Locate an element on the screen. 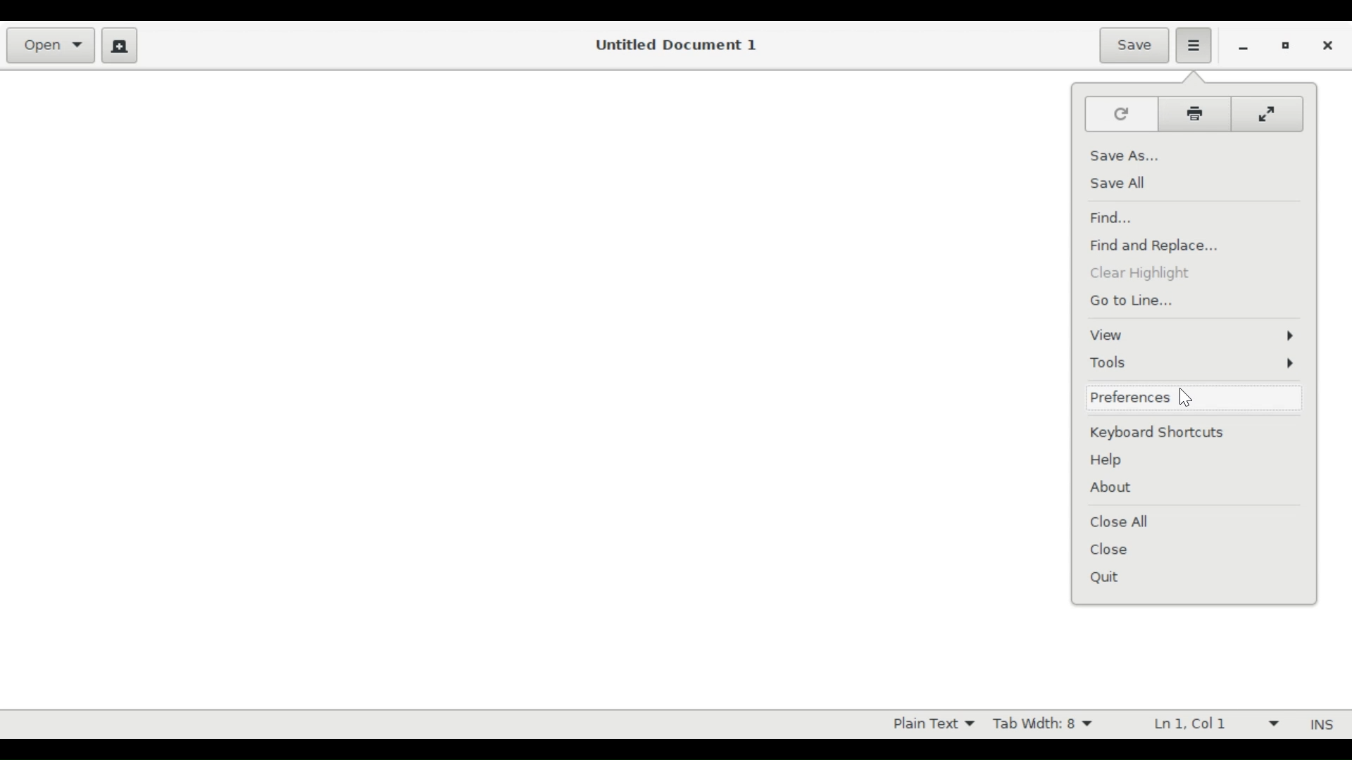  Save is located at coordinates (1134, 44).